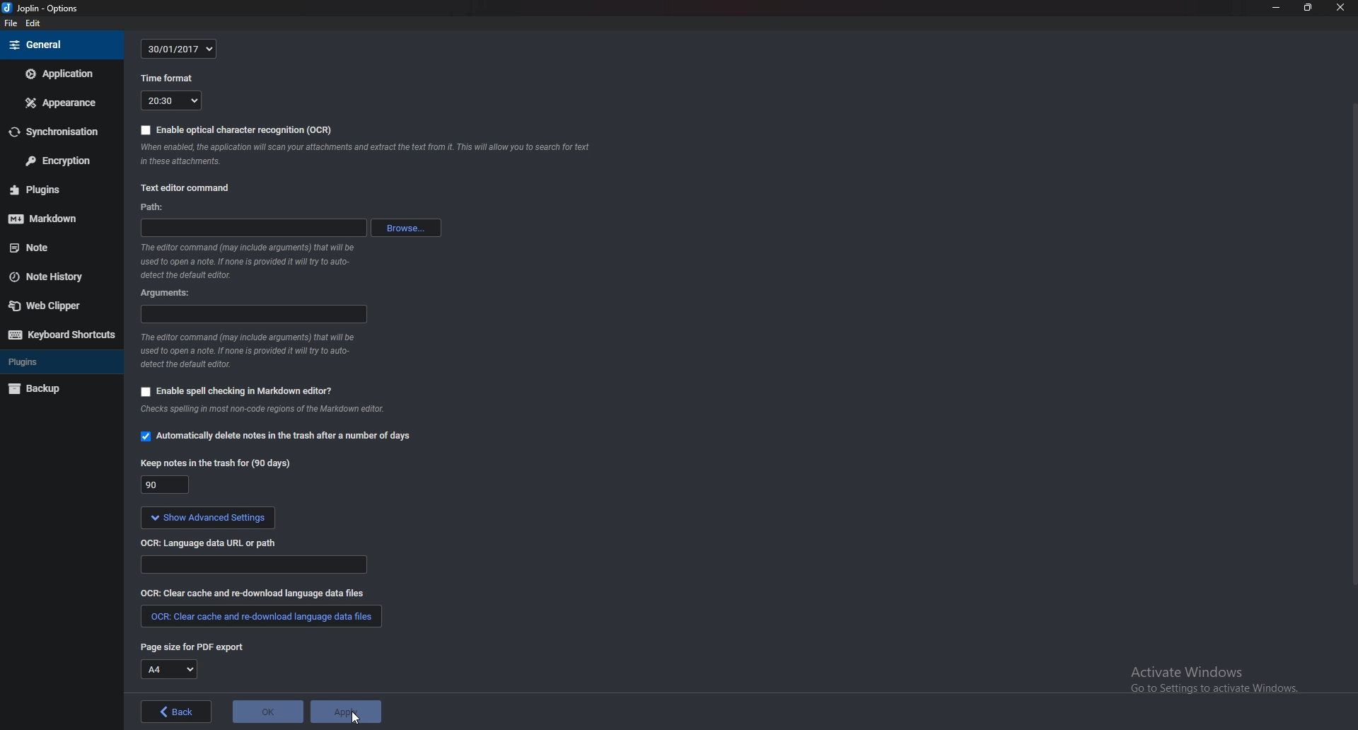 This screenshot has width=1358, height=730. I want to click on cursor, so click(356, 719).